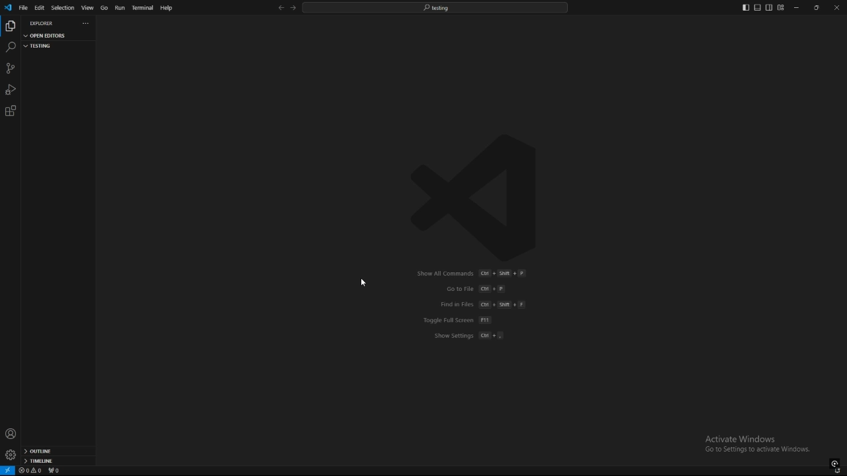 The height and width of the screenshot is (476, 847). What do you see at coordinates (293, 9) in the screenshot?
I see `forward` at bounding box center [293, 9].